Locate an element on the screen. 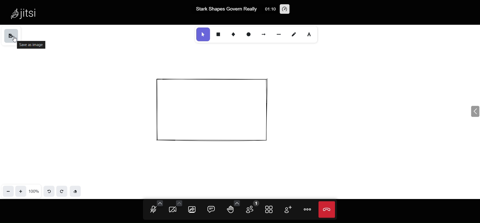 This screenshot has width=480, height=223. redo is located at coordinates (62, 192).